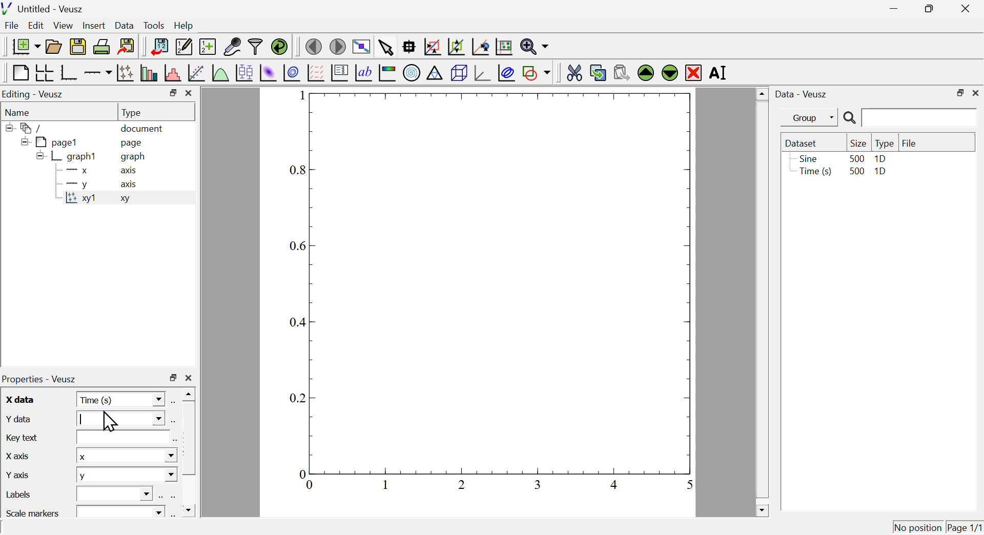  I want to click on close, so click(188, 378).